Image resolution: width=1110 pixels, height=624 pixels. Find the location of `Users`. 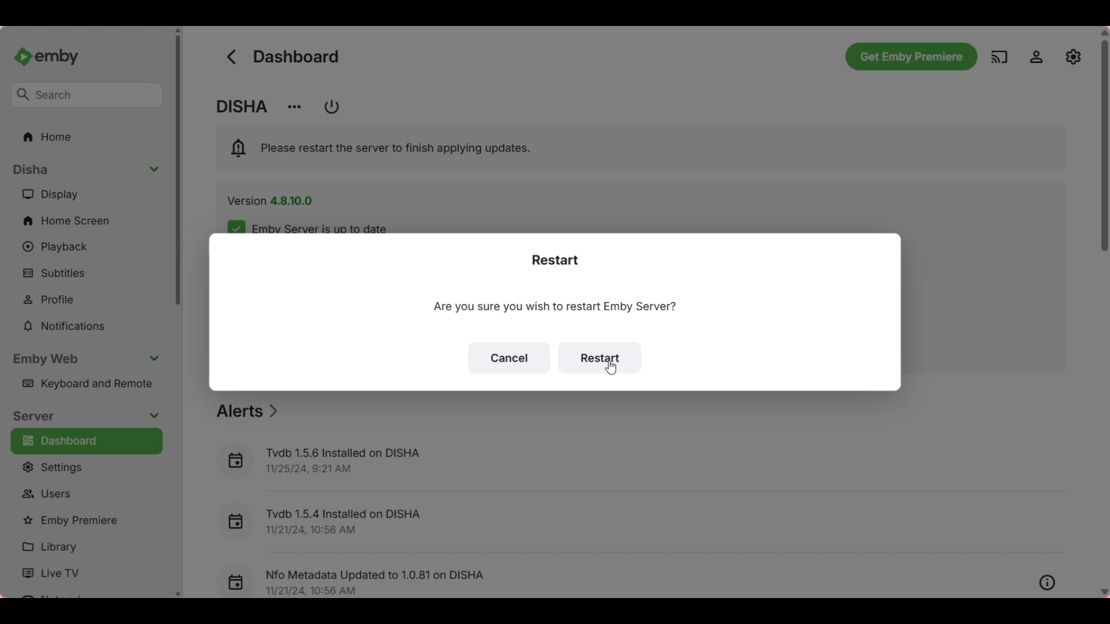

Users is located at coordinates (86, 493).